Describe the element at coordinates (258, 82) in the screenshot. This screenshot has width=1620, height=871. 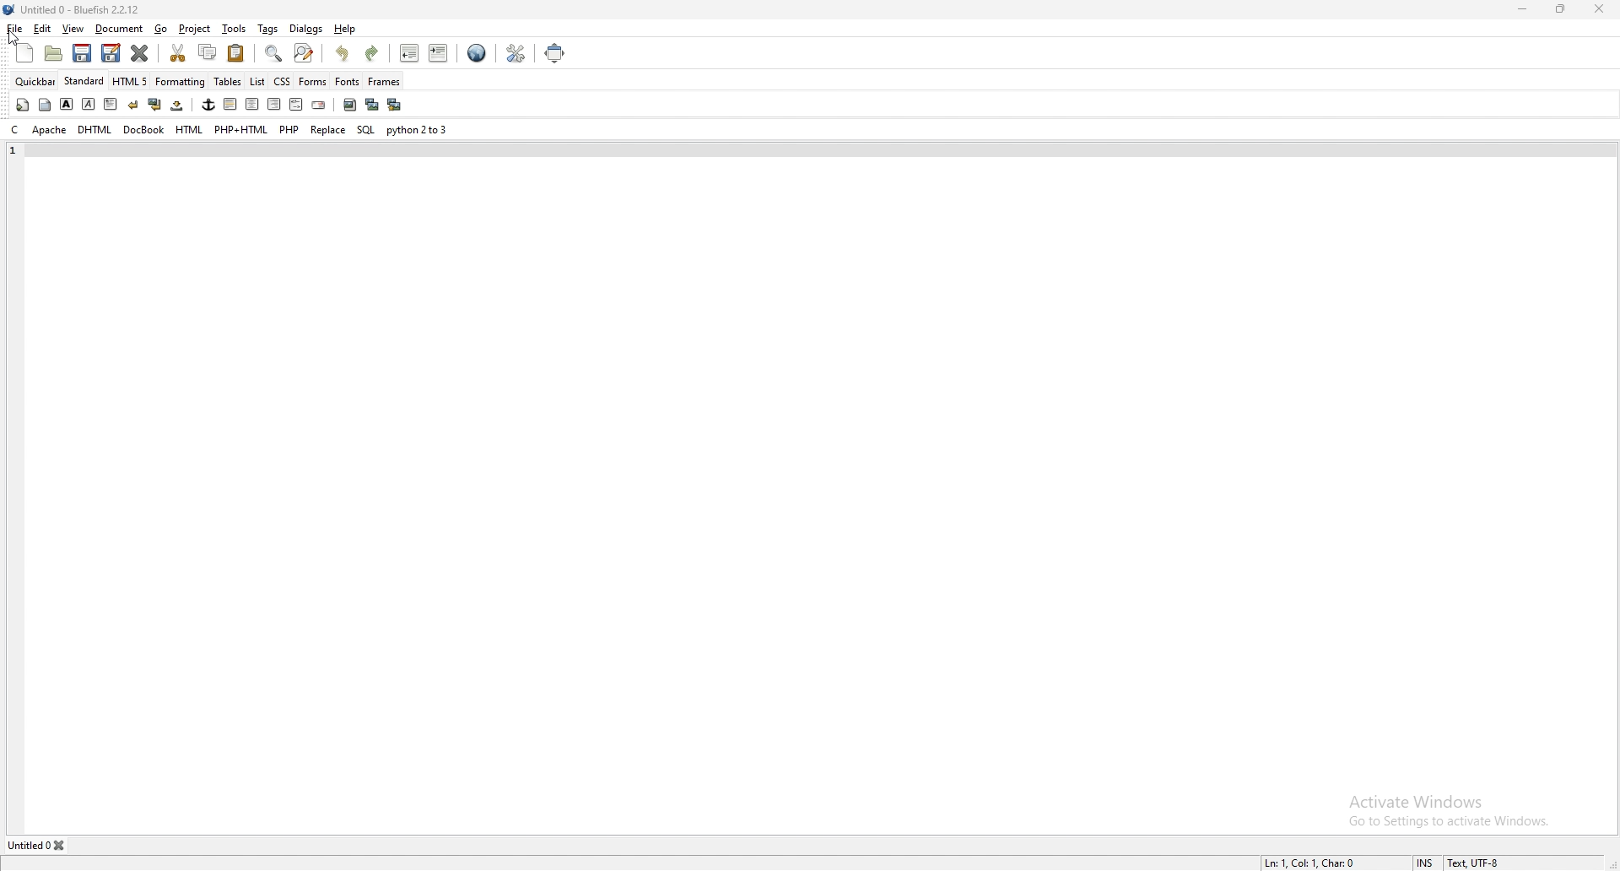
I see `list` at that location.